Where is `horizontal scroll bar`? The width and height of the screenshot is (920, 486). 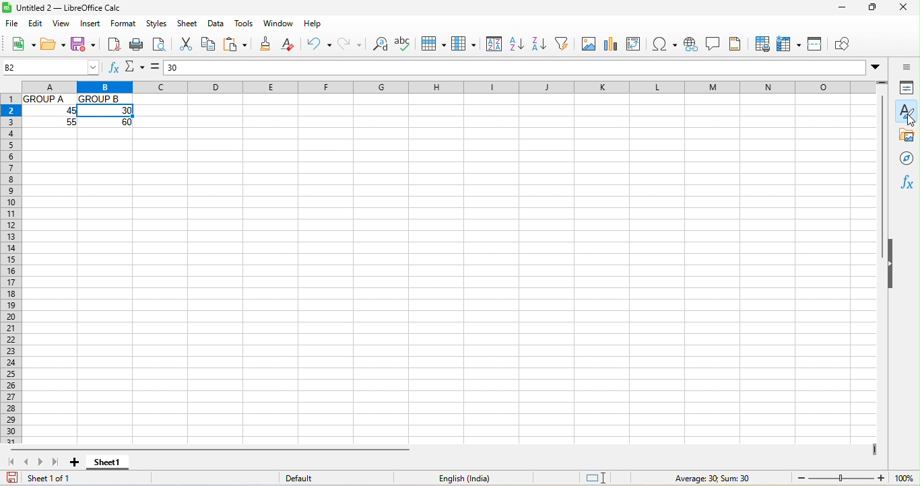
horizontal scroll bar is located at coordinates (209, 449).